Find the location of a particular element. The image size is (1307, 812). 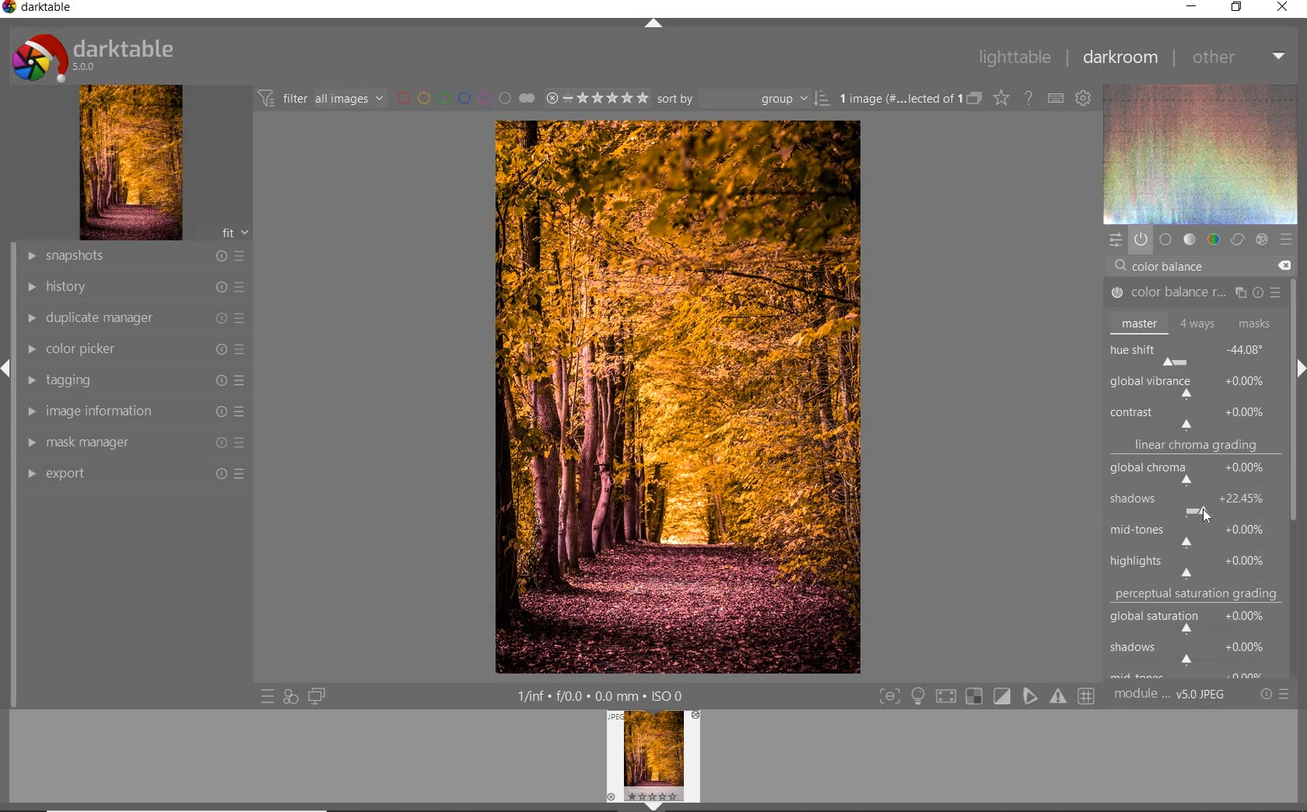

reset or preset & preference is located at coordinates (1274, 695).